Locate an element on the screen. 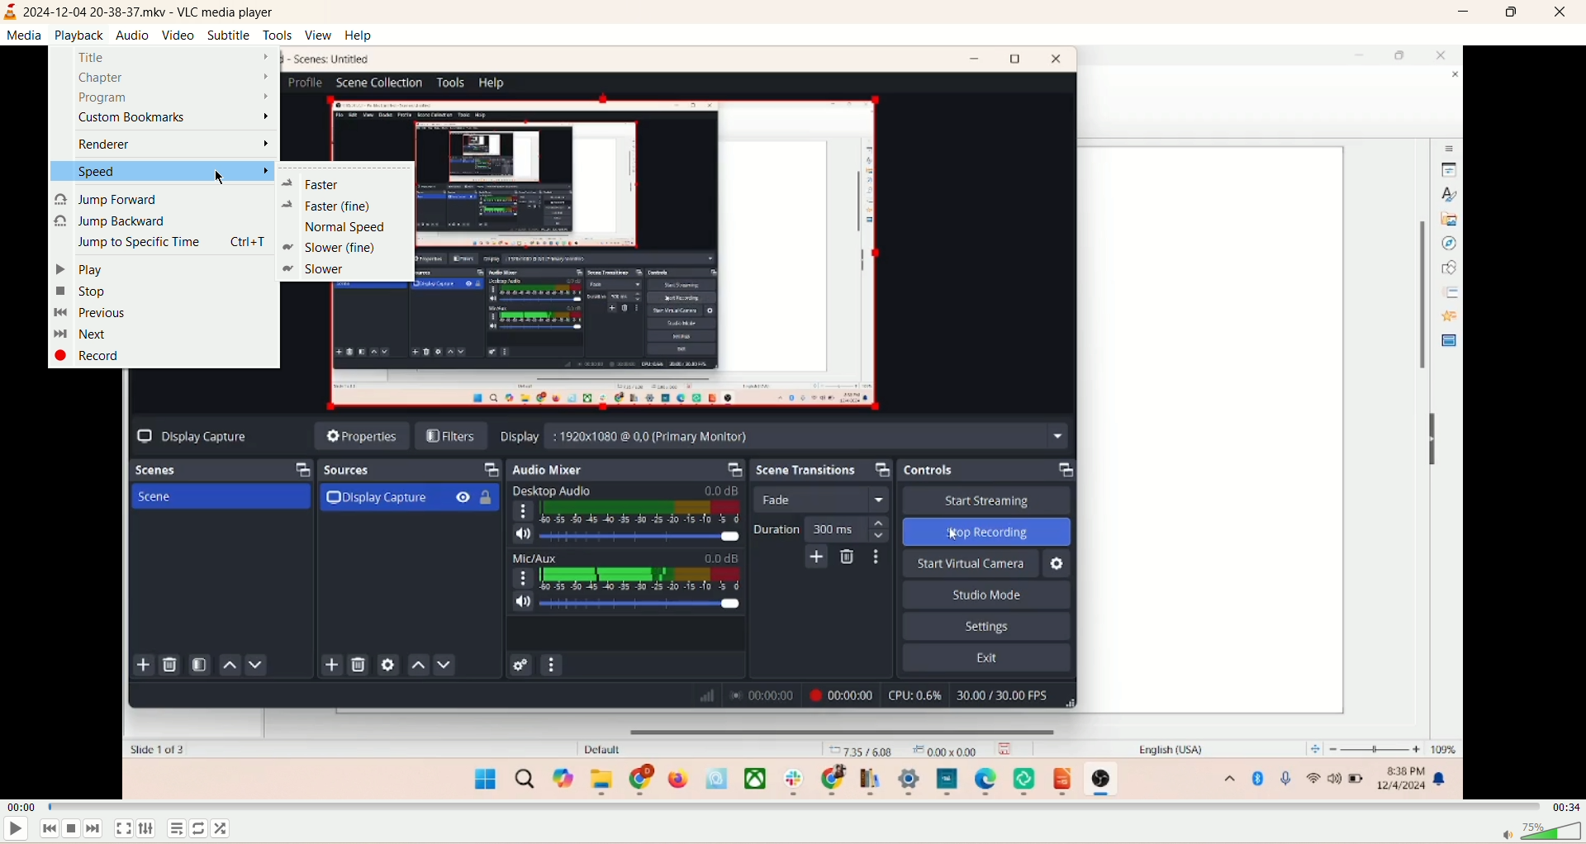  logo is located at coordinates (11, 13).